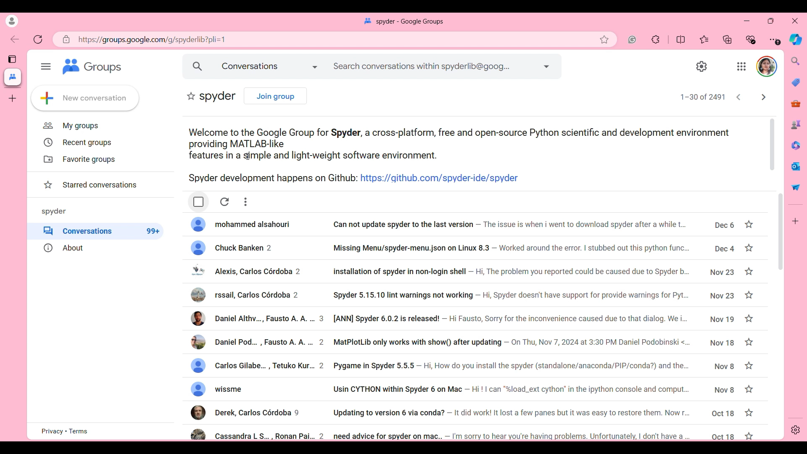 Image resolution: width=807 pixels, height=454 pixels. Describe the element at coordinates (199, 202) in the screenshot. I see `Select all` at that location.